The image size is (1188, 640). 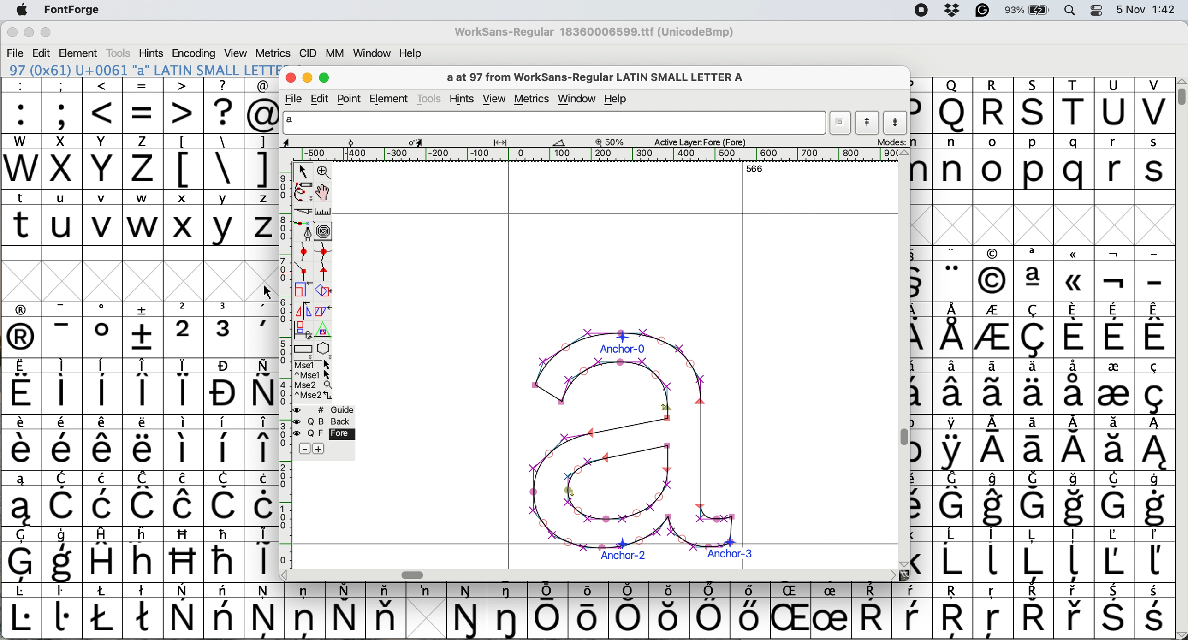 I want to click on symbol, so click(x=1115, y=612).